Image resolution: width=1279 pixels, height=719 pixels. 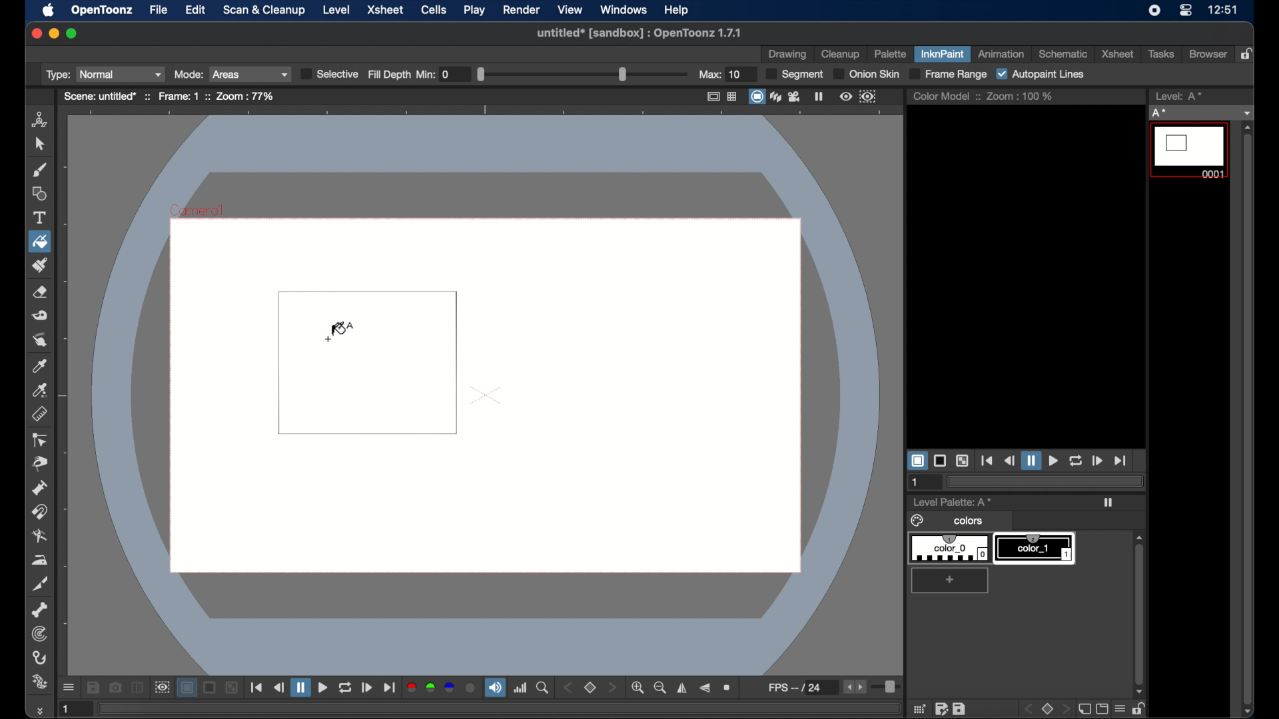 What do you see at coordinates (344, 688) in the screenshot?
I see `repeat` at bounding box center [344, 688].